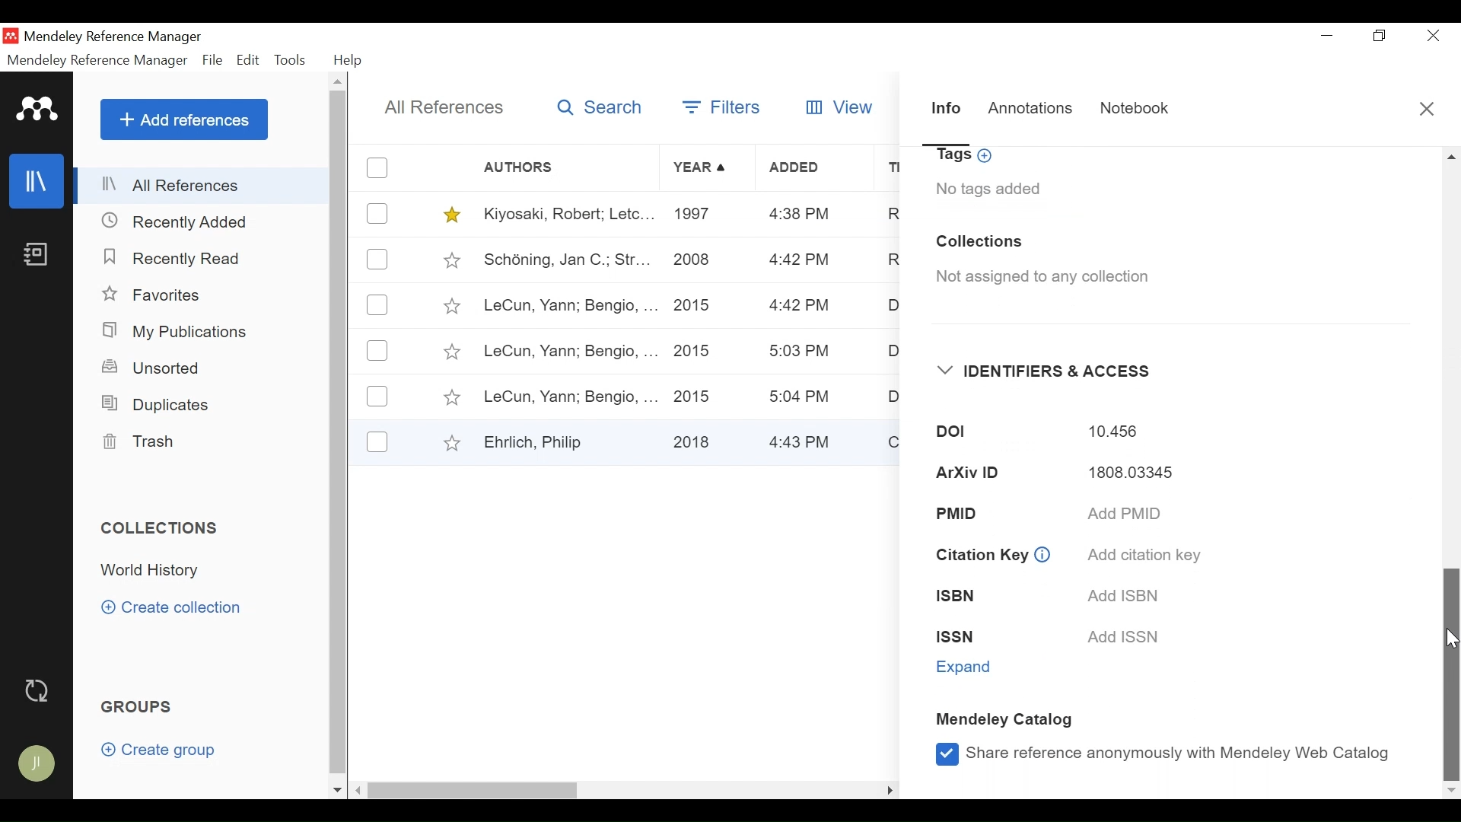 Image resolution: width=1461 pixels, height=822 pixels. What do you see at coordinates (693, 263) in the screenshot?
I see `2008` at bounding box center [693, 263].